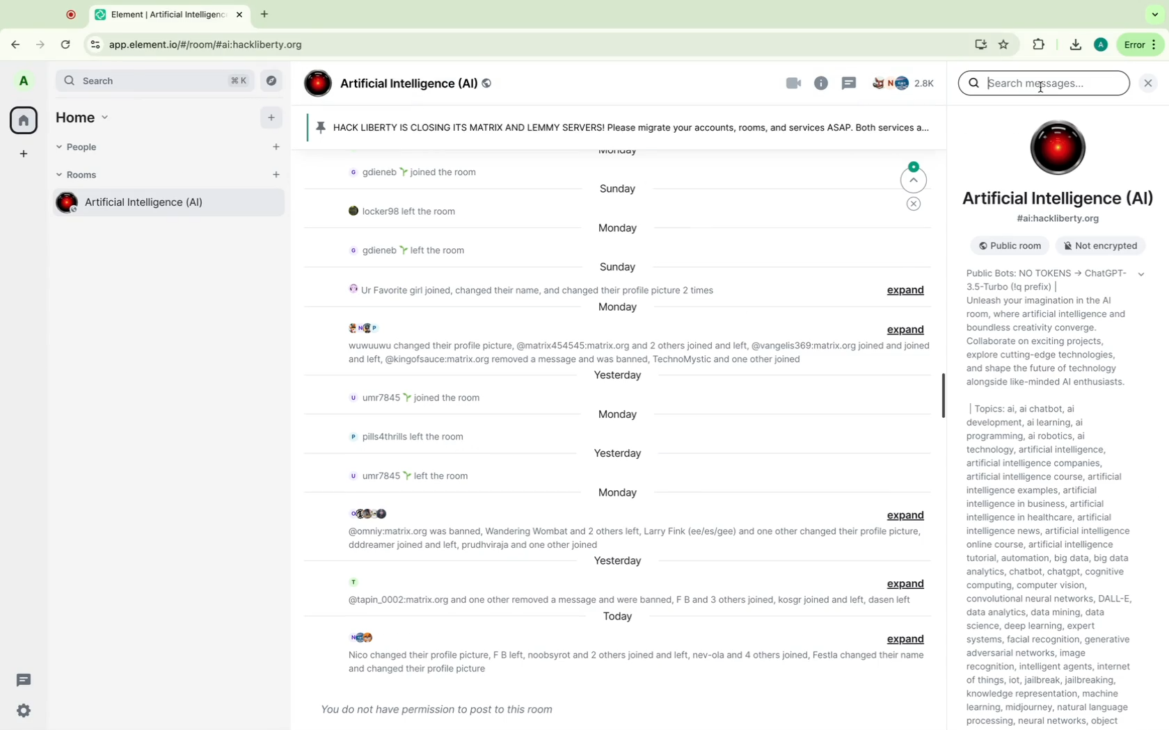 This screenshot has width=1169, height=730. I want to click on profile picture, so click(353, 583).